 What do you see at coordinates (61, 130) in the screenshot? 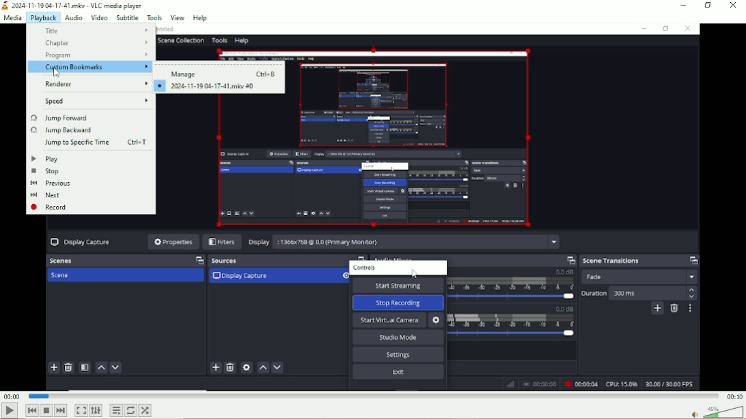
I see `Jump backward` at bounding box center [61, 130].